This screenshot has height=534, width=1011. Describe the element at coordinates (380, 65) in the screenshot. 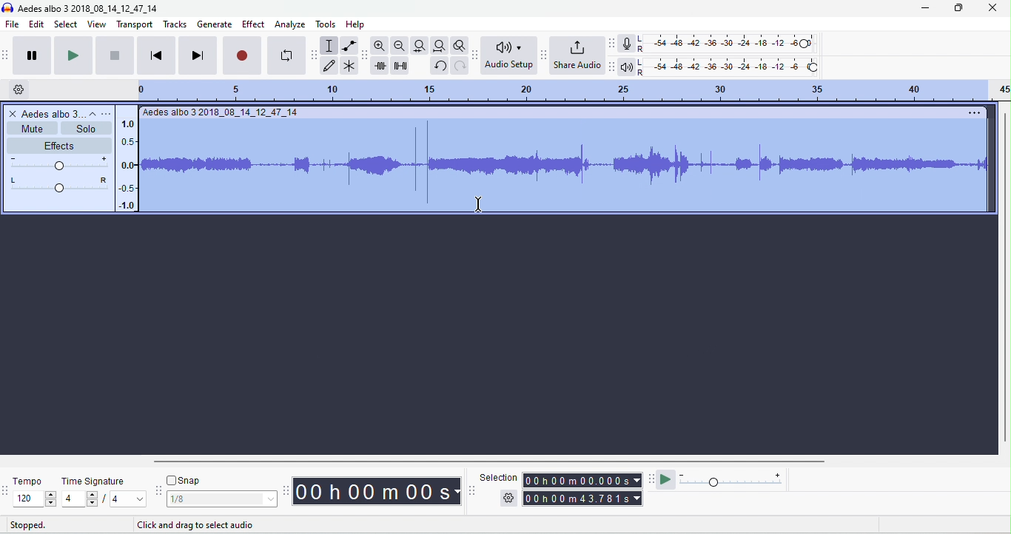

I see `trim outside selection` at that location.